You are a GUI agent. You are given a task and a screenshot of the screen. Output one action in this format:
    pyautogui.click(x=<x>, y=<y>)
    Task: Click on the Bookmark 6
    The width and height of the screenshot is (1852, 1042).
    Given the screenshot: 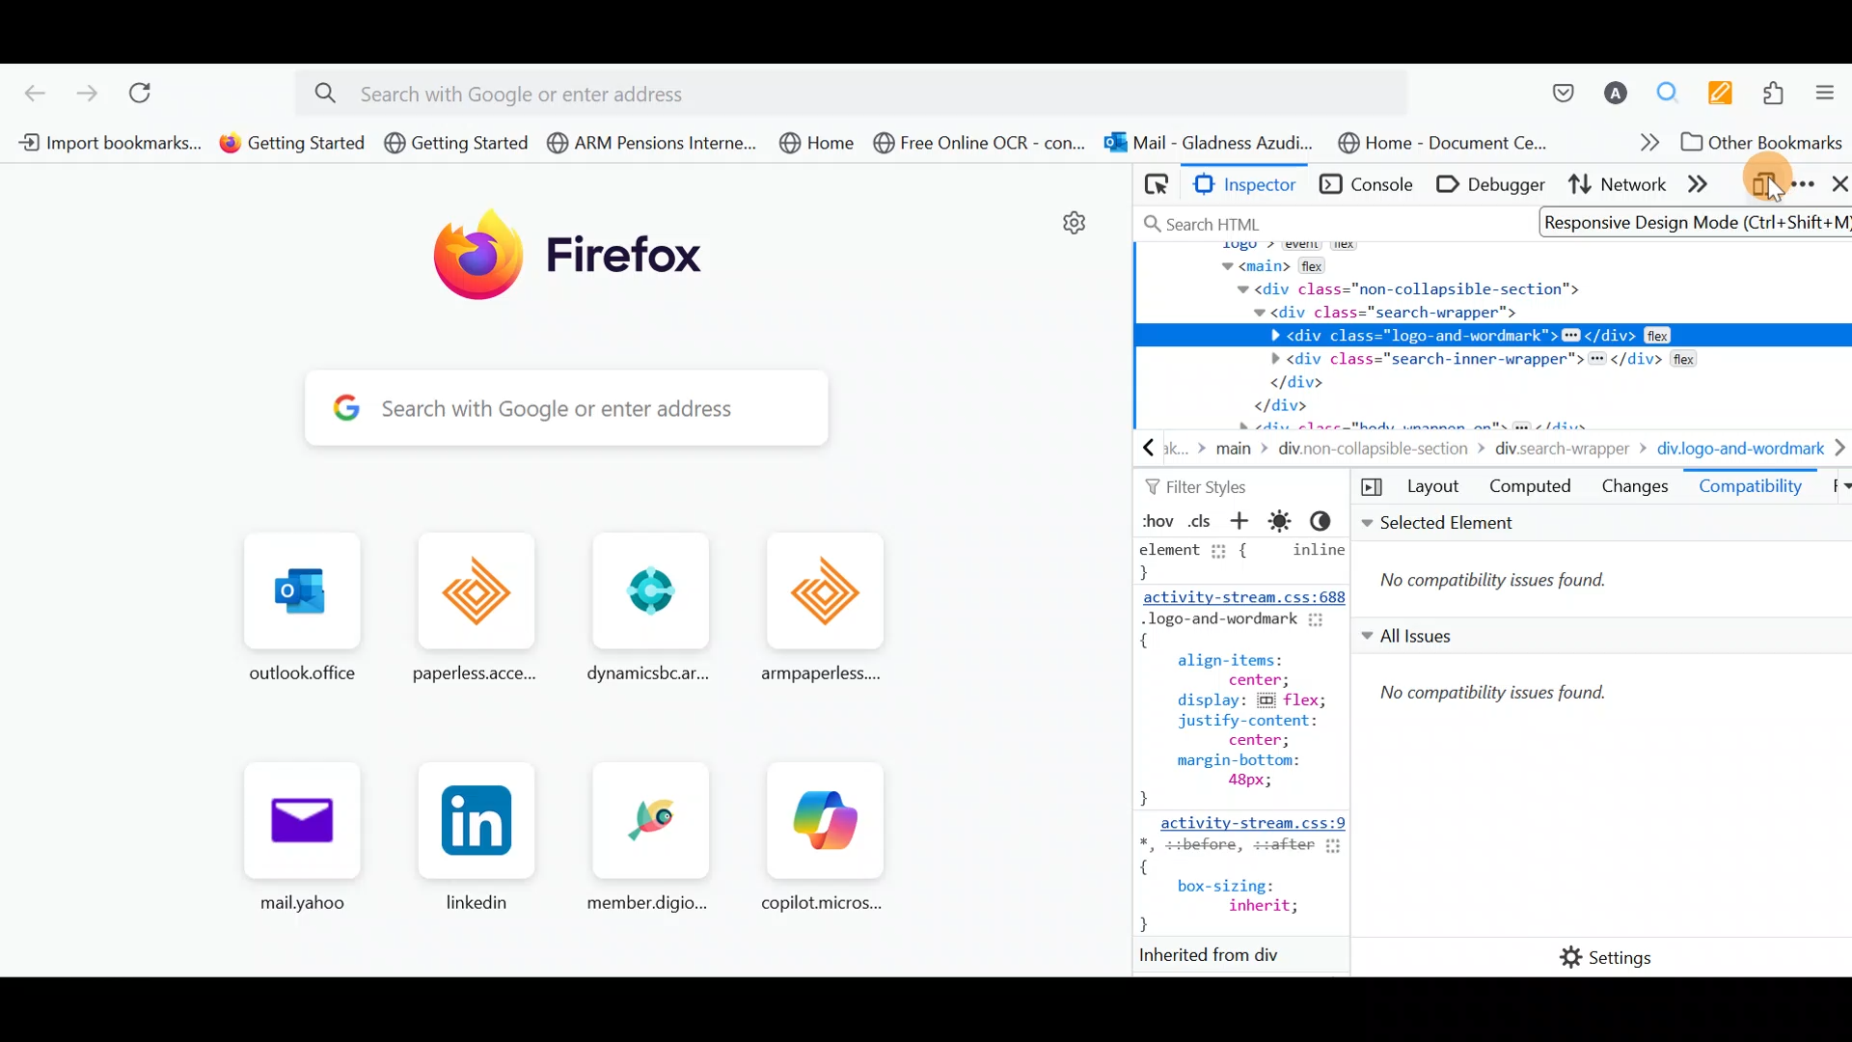 What is the action you would take?
    pyautogui.click(x=982, y=145)
    